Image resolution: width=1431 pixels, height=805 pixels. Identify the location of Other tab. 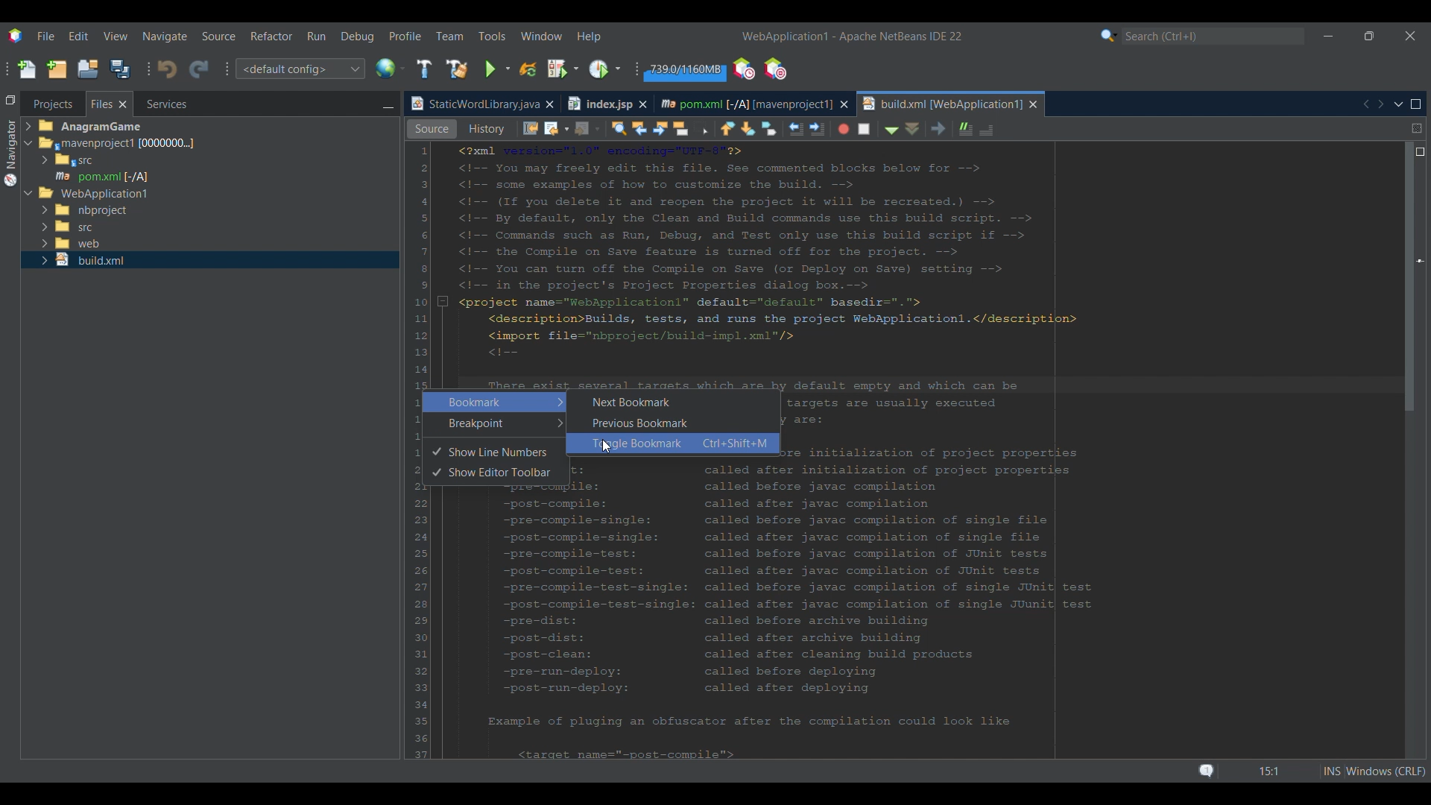
(606, 104).